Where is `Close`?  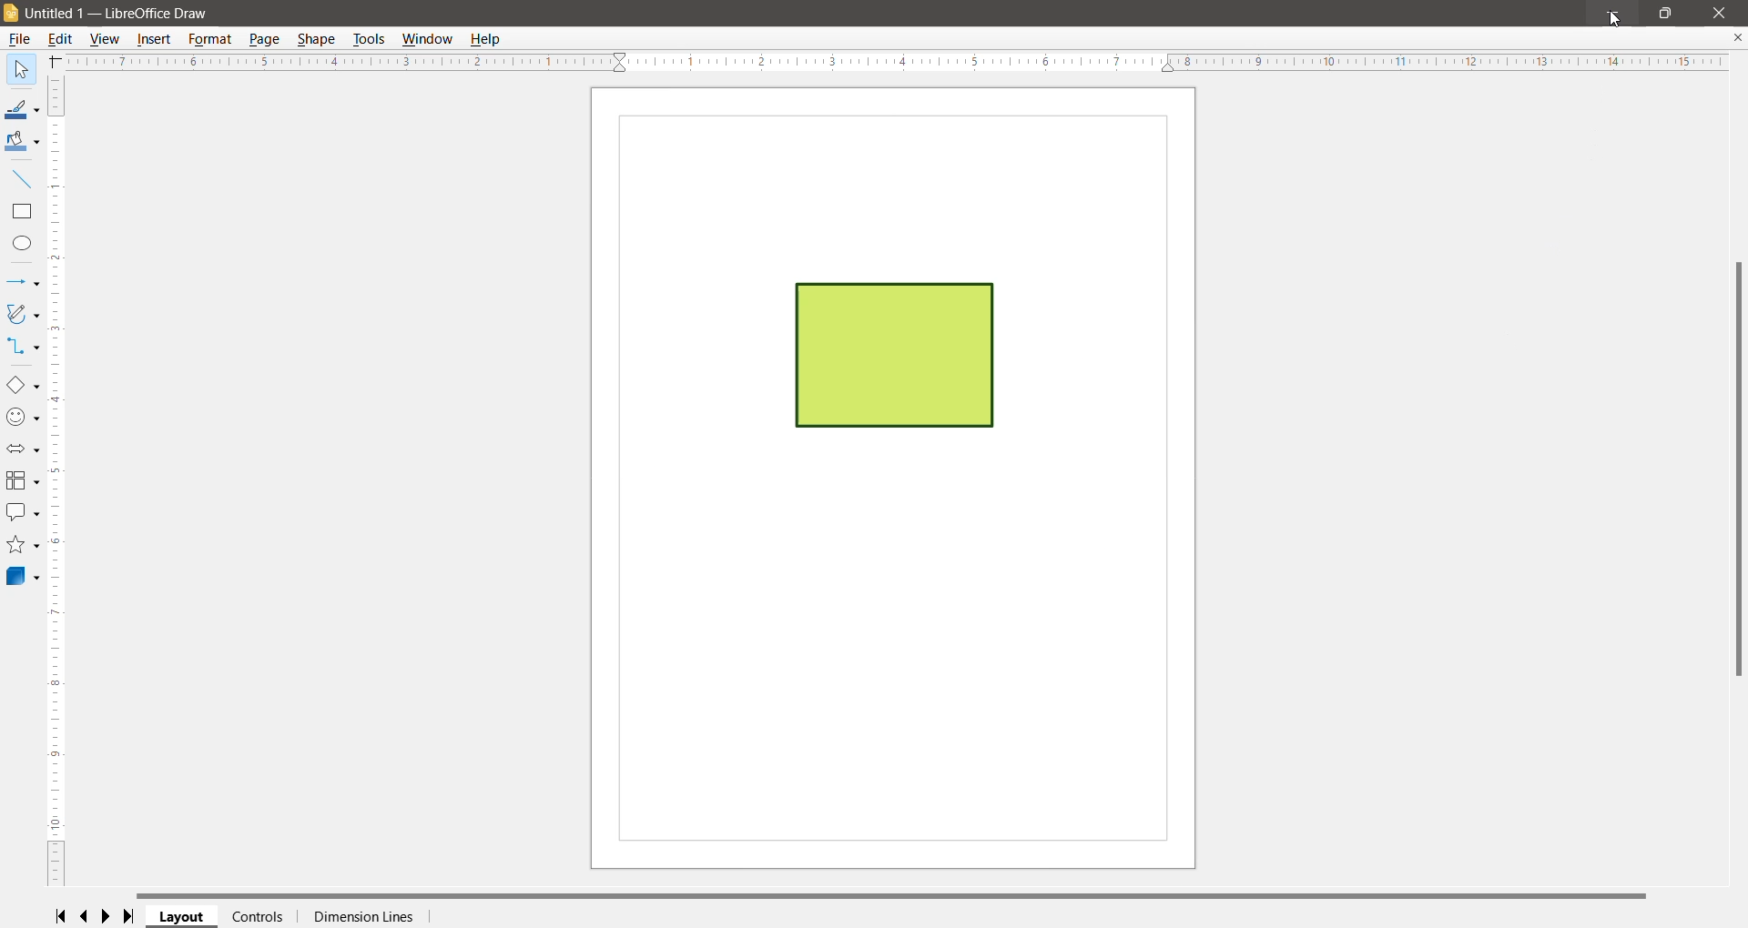
Close is located at coordinates (1722, 12).